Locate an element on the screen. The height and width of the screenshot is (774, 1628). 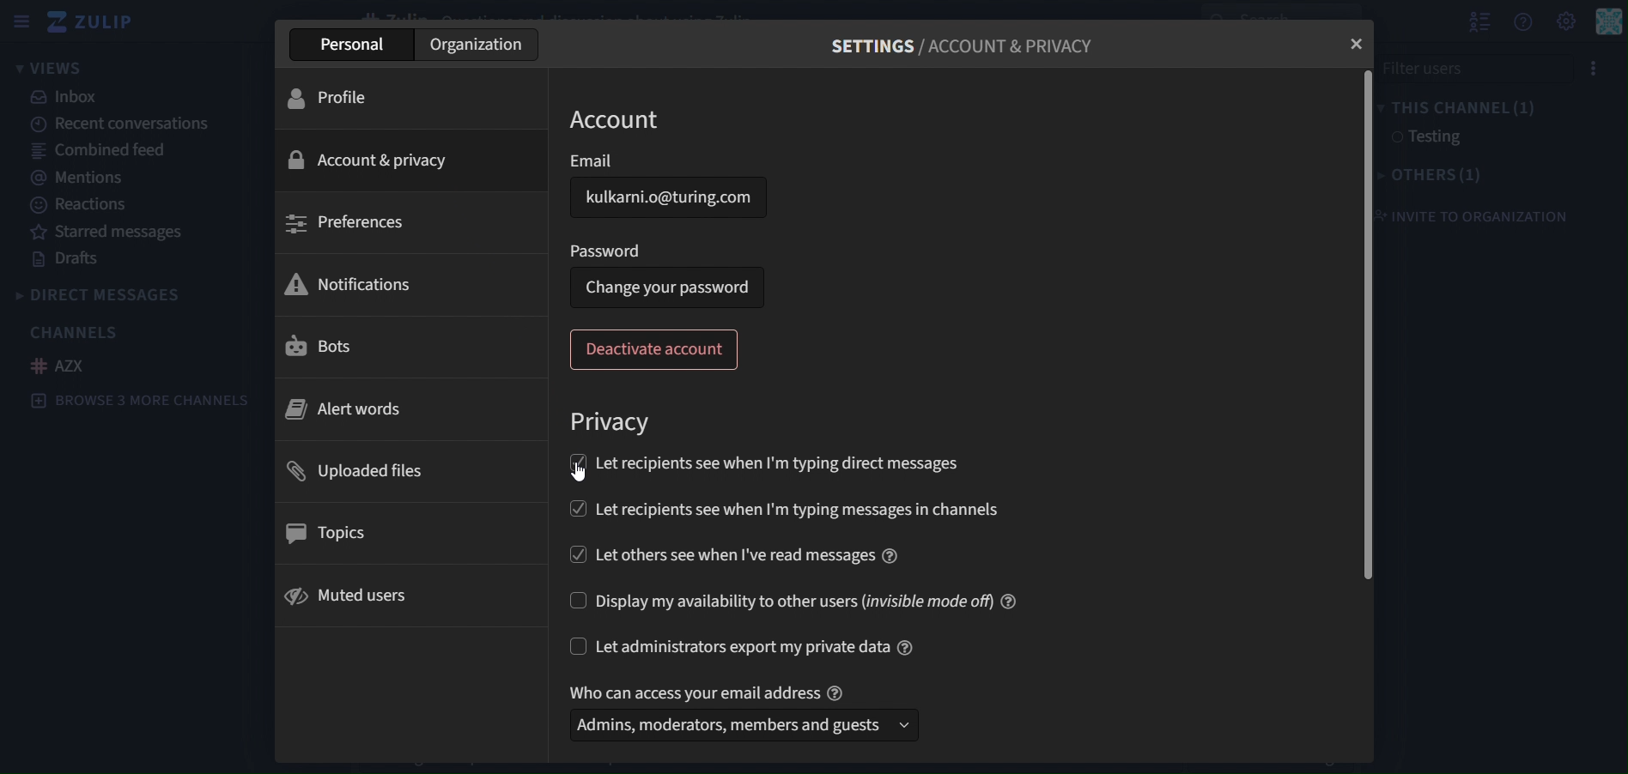
drafts is located at coordinates (66, 259).